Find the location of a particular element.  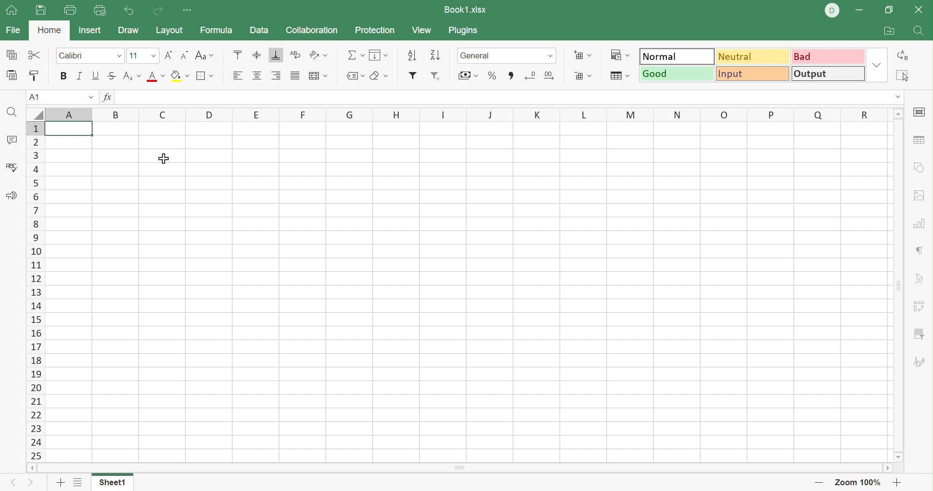

Print file is located at coordinates (70, 10).